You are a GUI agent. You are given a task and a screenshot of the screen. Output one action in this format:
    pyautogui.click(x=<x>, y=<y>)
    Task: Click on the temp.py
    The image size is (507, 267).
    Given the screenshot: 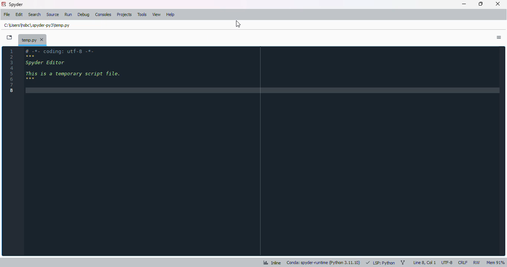 What is the action you would take?
    pyautogui.click(x=32, y=40)
    